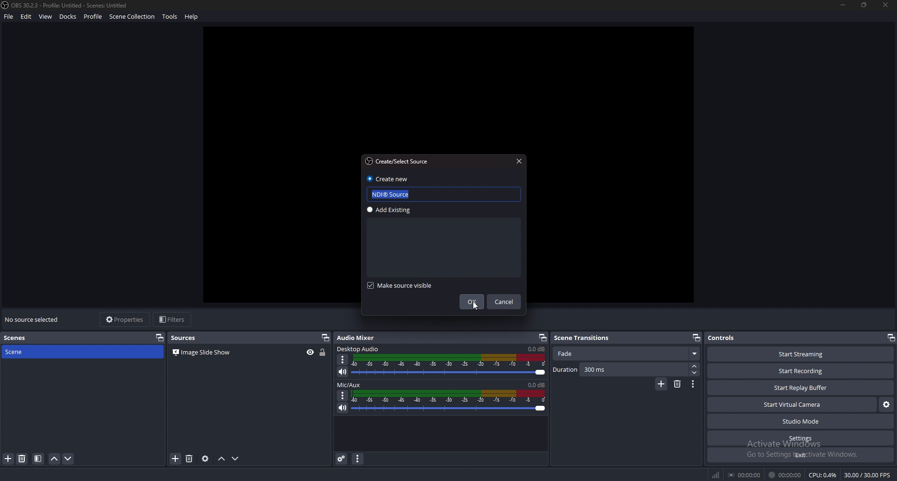 This screenshot has height=481, width=897. What do you see at coordinates (792, 404) in the screenshot?
I see `start virtual camera` at bounding box center [792, 404].